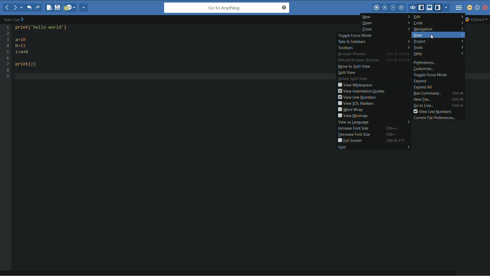 The width and height of the screenshot is (490, 276). What do you see at coordinates (395, 128) in the screenshot?
I see `Ctrl++` at bounding box center [395, 128].